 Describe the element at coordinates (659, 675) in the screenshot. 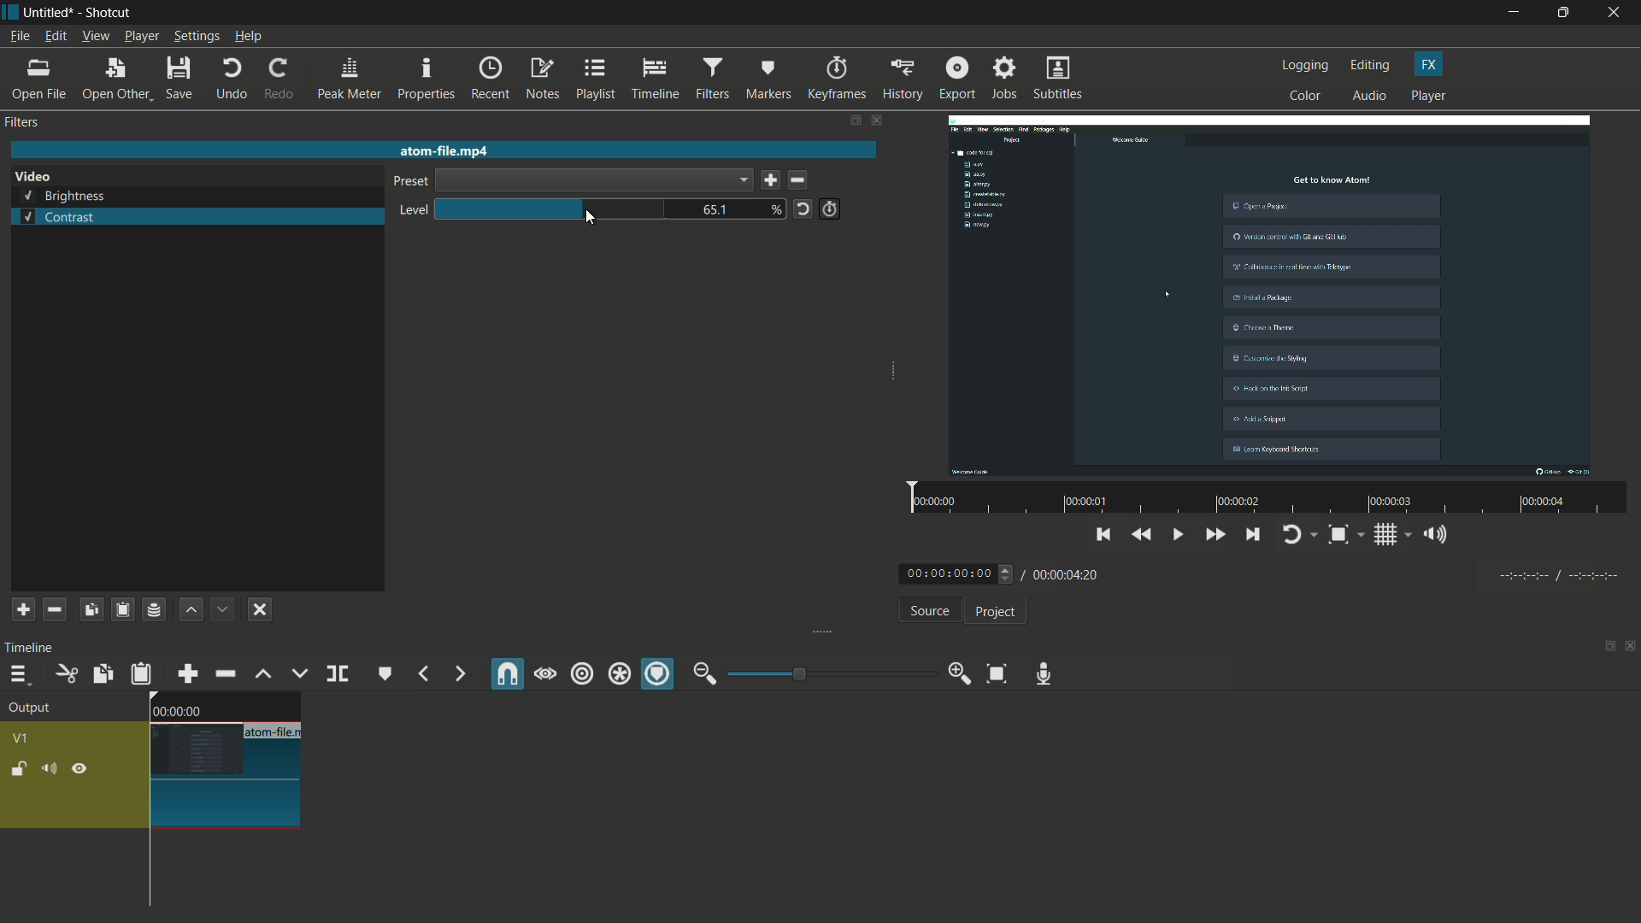

I see `ripple markers` at that location.